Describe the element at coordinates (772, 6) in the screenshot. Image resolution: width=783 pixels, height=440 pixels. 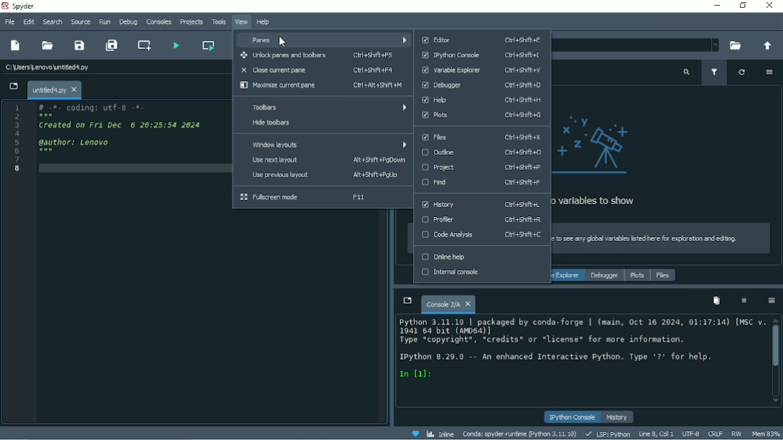
I see `Close` at that location.